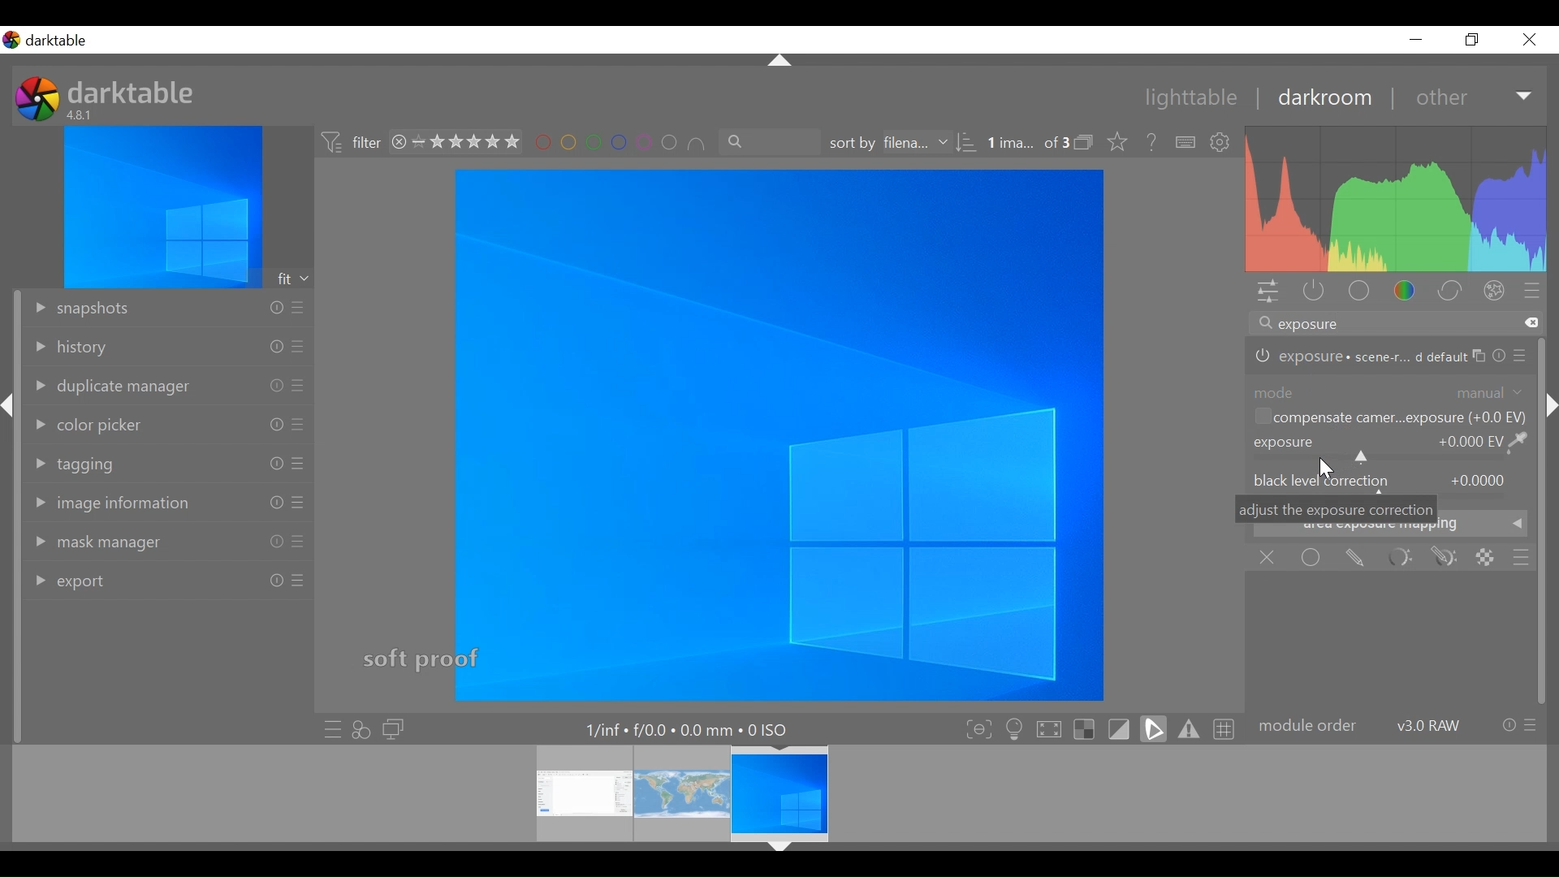 This screenshot has width=1559, height=877. I want to click on blending options, so click(1522, 557).